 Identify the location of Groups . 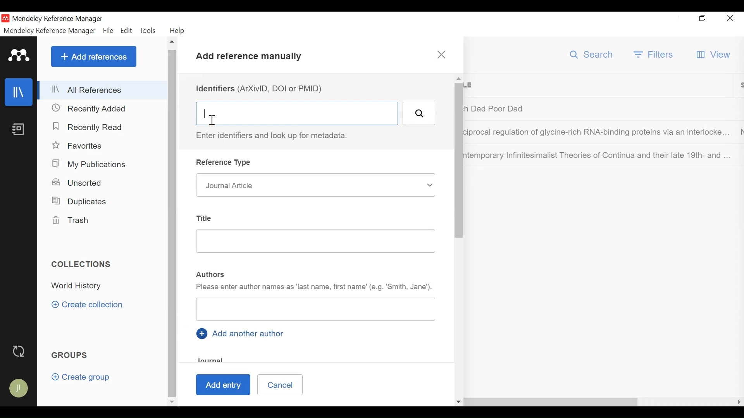
(70, 356).